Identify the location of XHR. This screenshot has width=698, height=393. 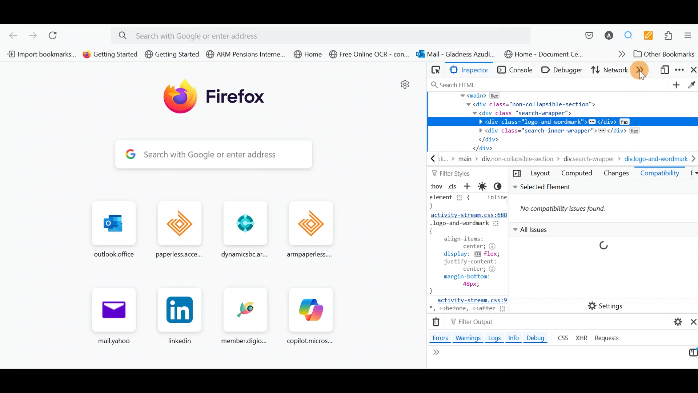
(583, 337).